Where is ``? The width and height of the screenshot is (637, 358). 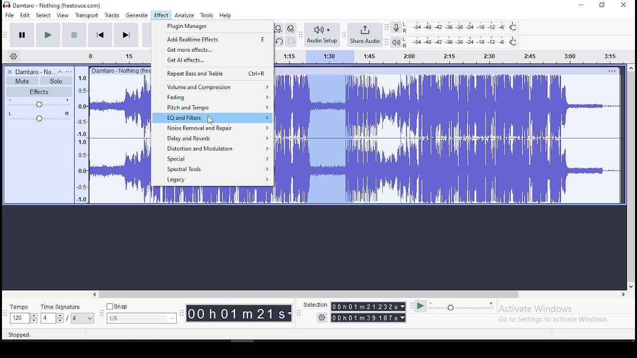
 is located at coordinates (299, 313).